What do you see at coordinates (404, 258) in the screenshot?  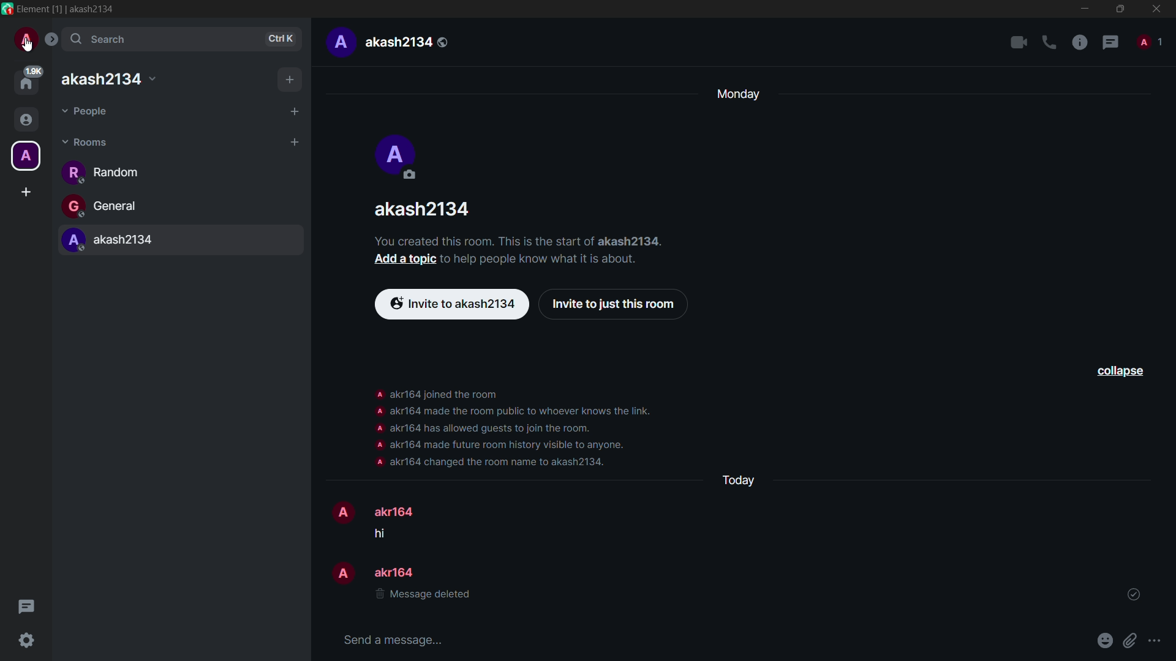 I see `add a topic` at bounding box center [404, 258].